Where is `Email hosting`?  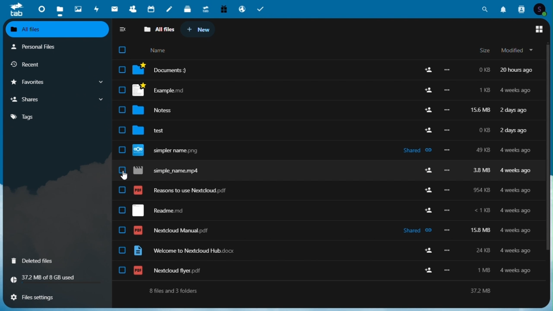
Email hosting is located at coordinates (242, 9).